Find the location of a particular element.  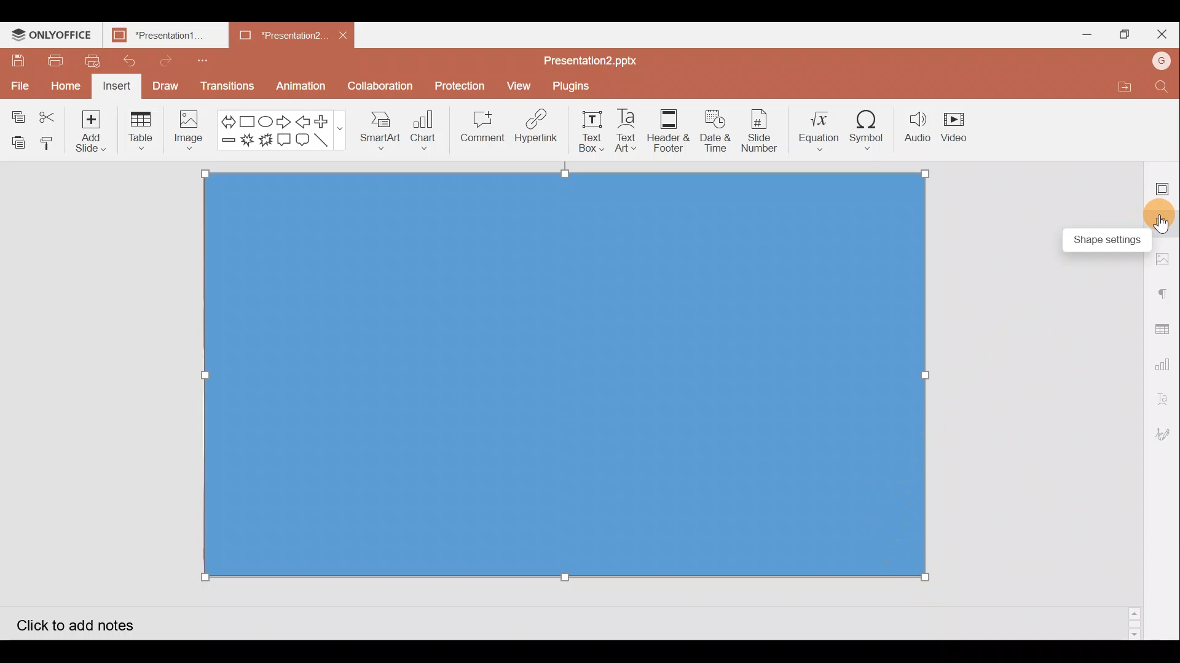

Rectangle shape on background image is located at coordinates (562, 374).